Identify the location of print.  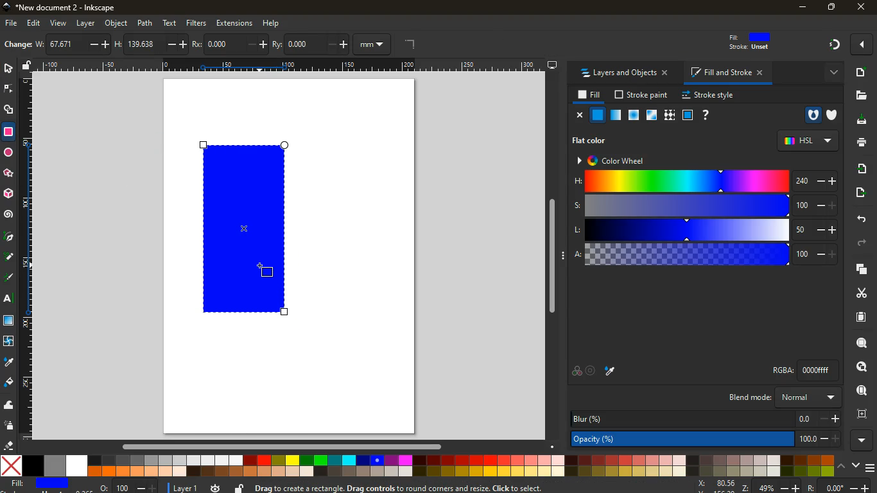
(860, 143).